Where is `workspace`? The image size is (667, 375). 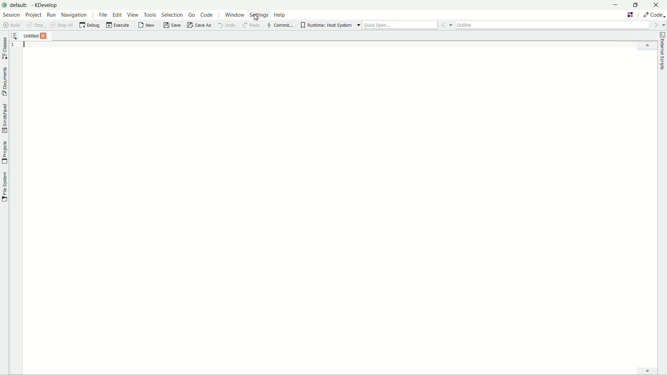
workspace is located at coordinates (343, 204).